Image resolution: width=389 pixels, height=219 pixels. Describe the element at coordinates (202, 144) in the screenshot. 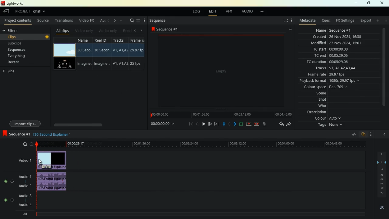

I see `timeline` at that location.